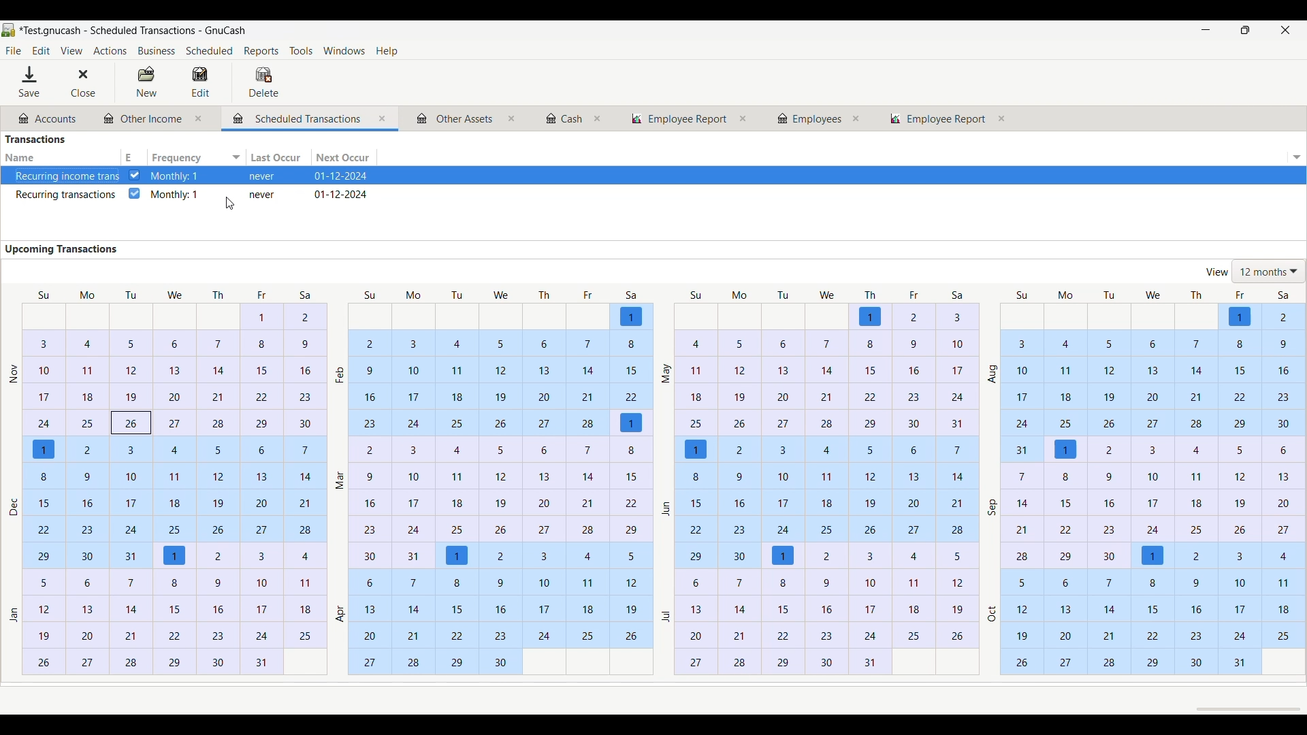  Describe the element at coordinates (1296, 157) in the screenshot. I see `Show/Hide column` at that location.